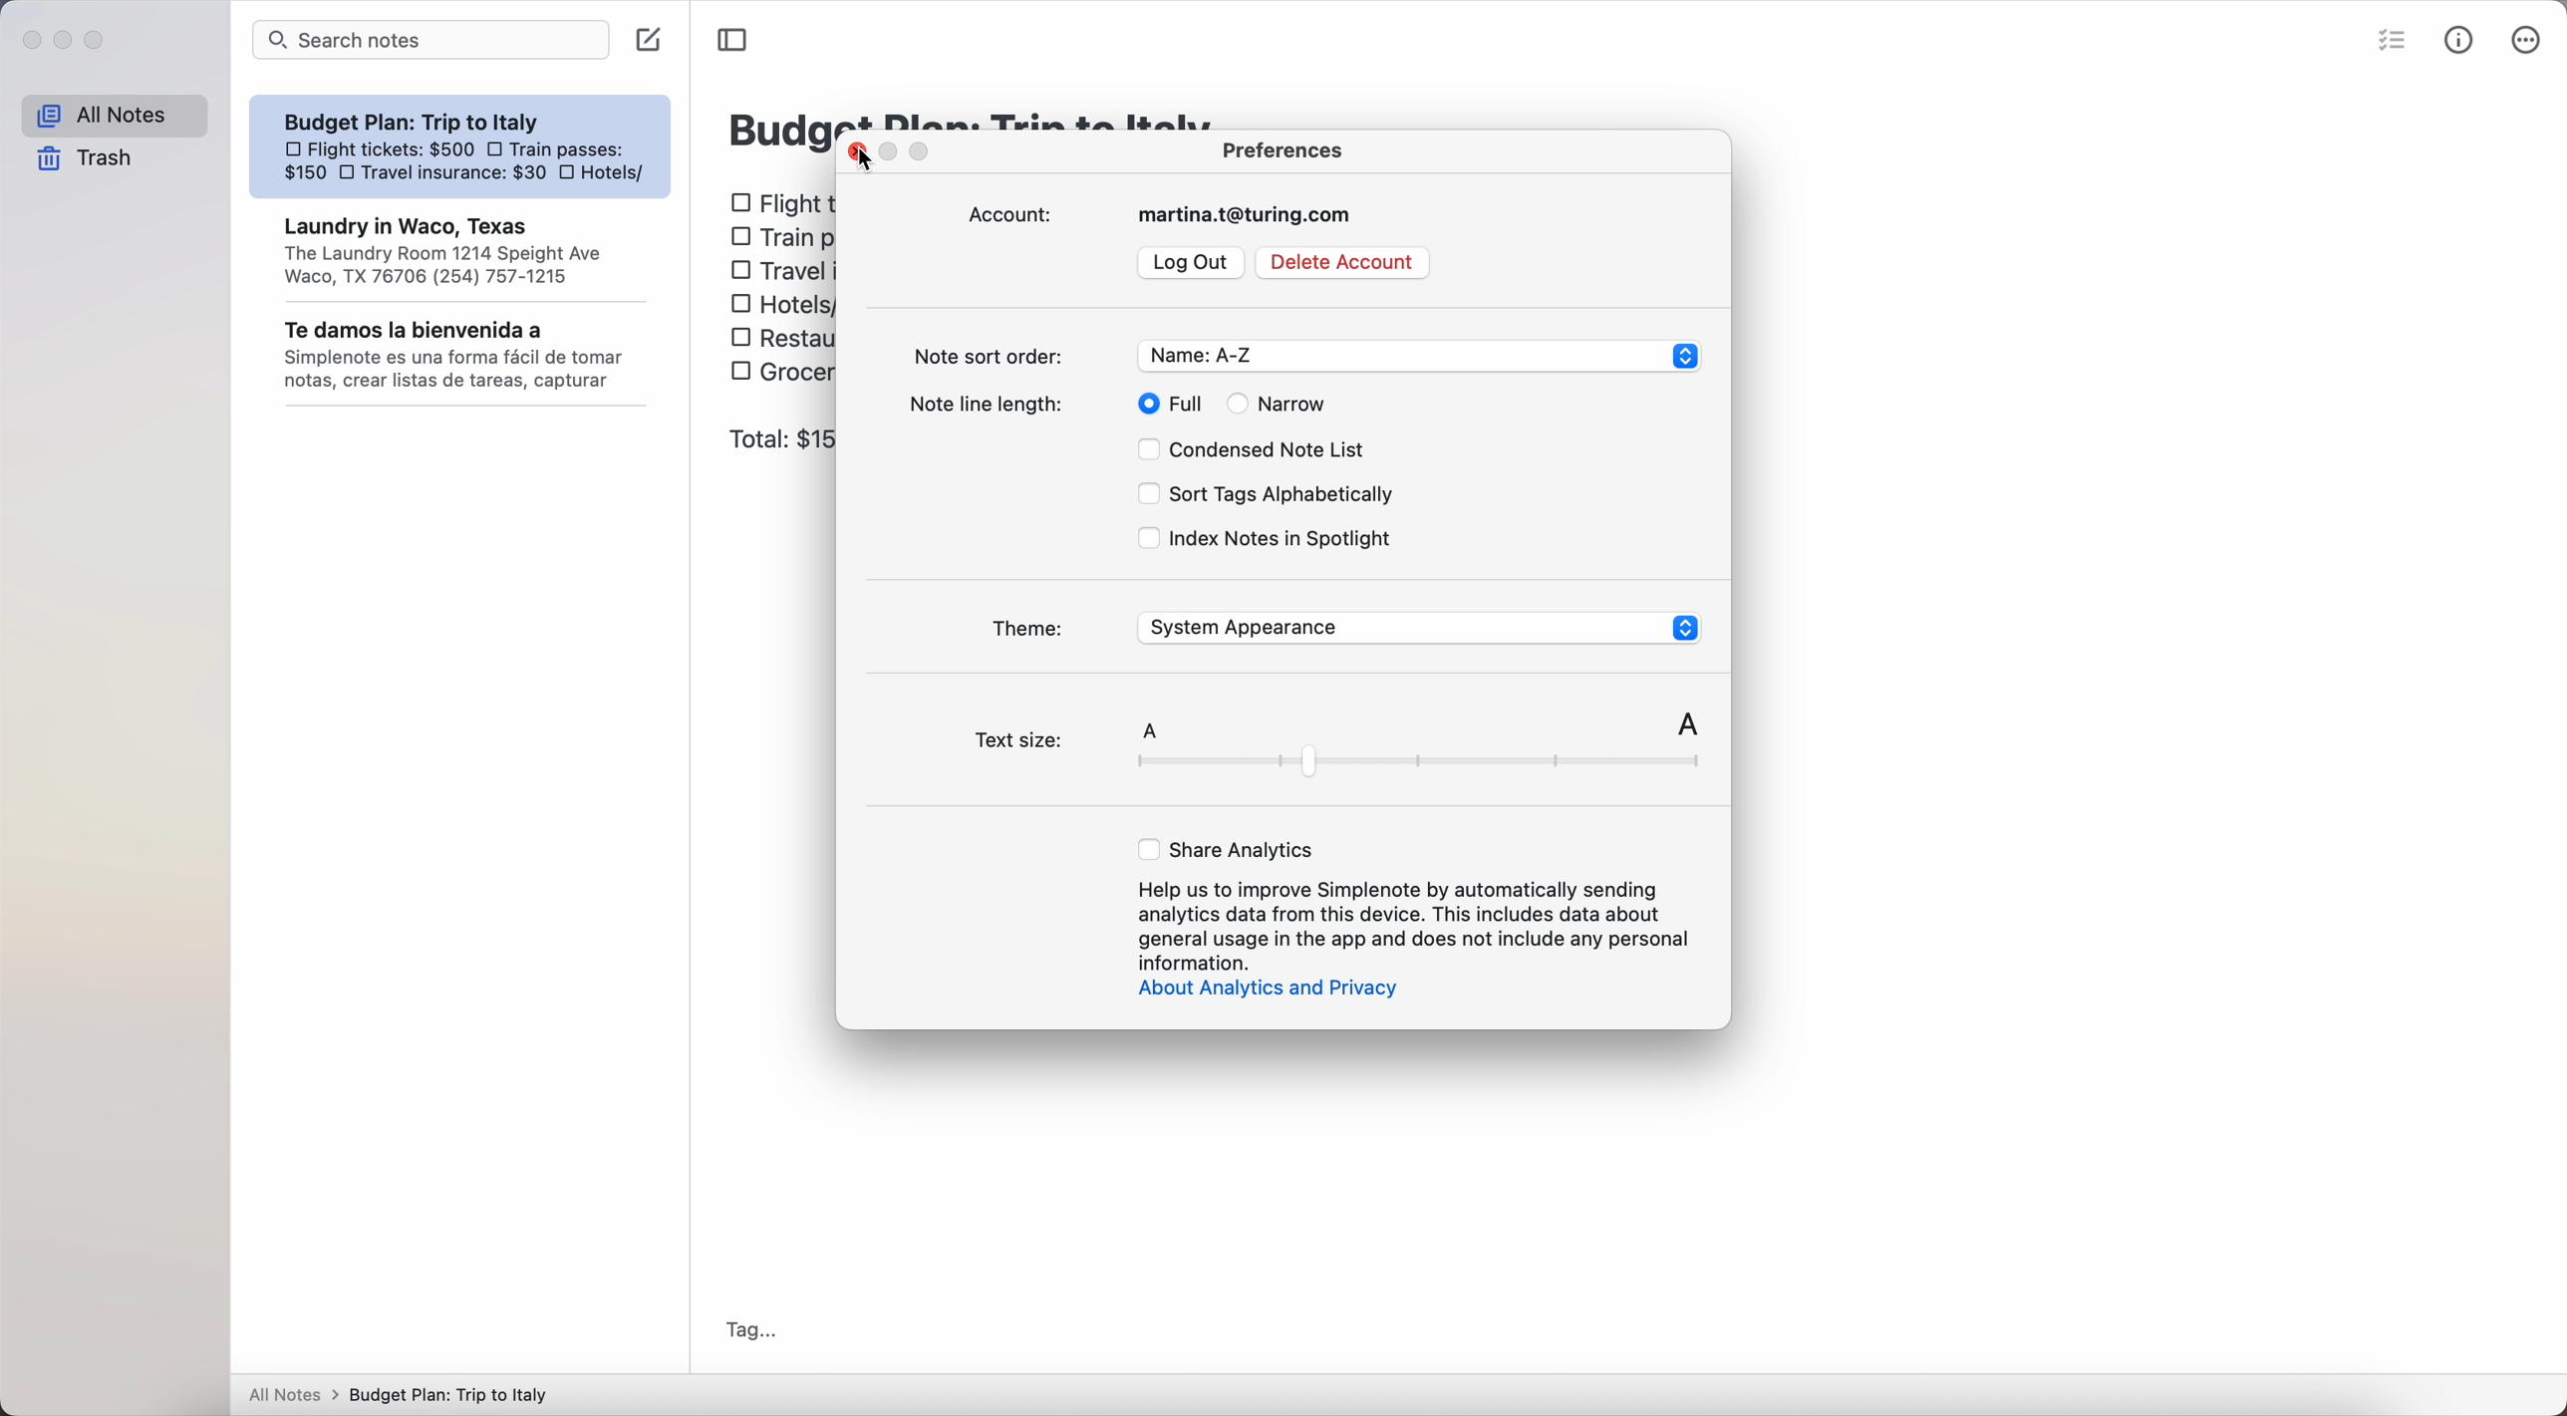 The height and width of the screenshot is (1416, 2567). Describe the element at coordinates (1285, 148) in the screenshot. I see `preferences` at that location.